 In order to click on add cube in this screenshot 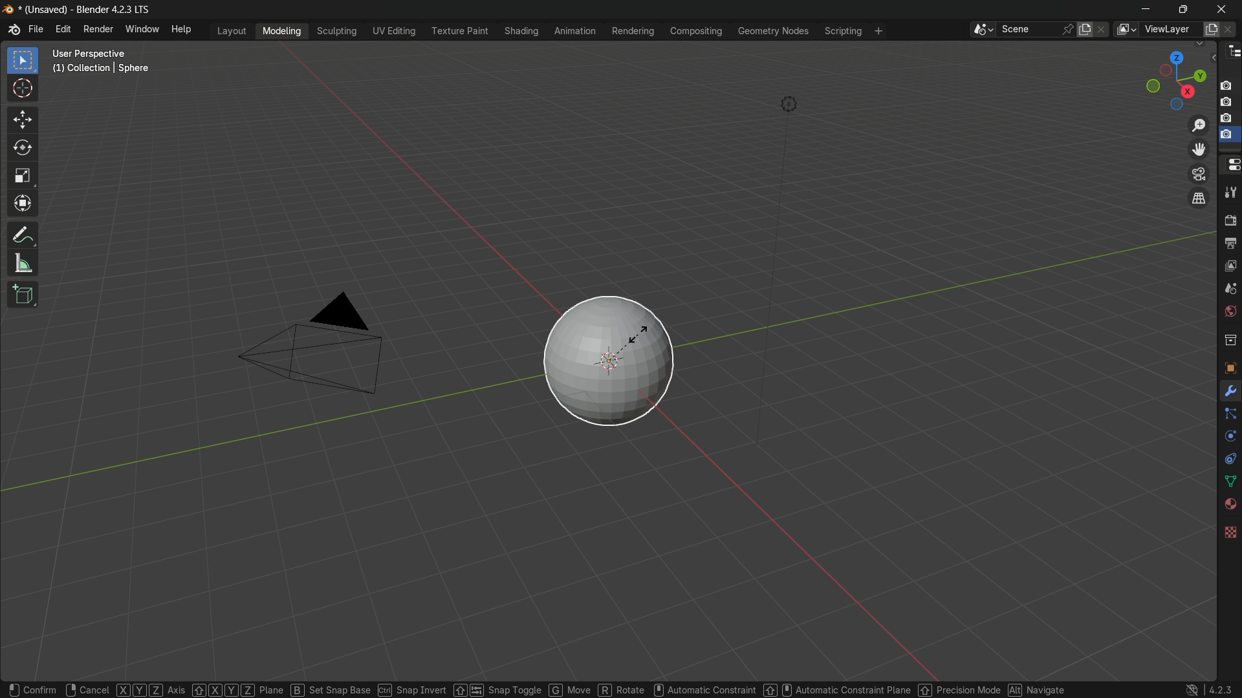, I will do `click(23, 293)`.